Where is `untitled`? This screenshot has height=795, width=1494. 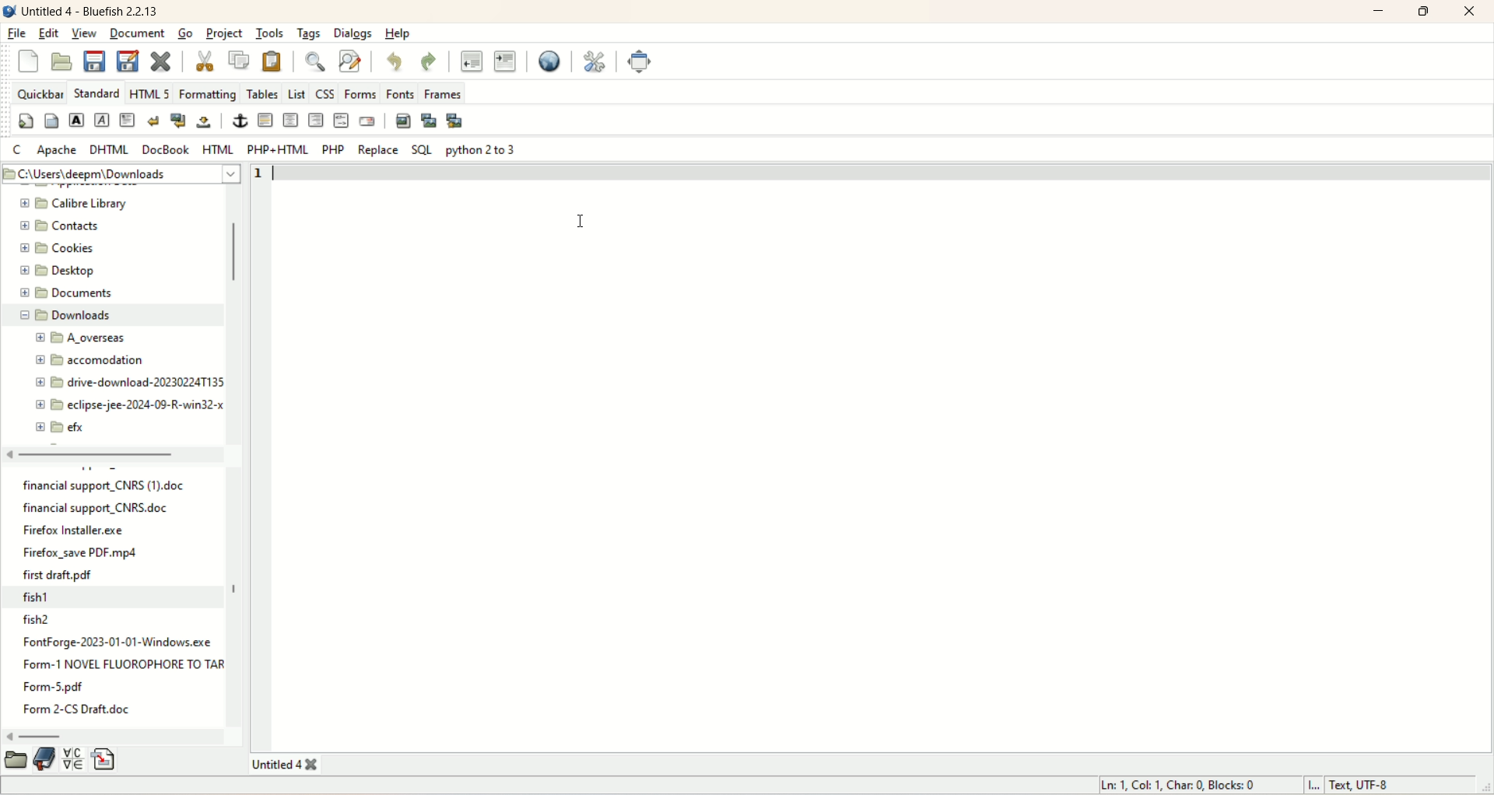 untitled is located at coordinates (286, 764).